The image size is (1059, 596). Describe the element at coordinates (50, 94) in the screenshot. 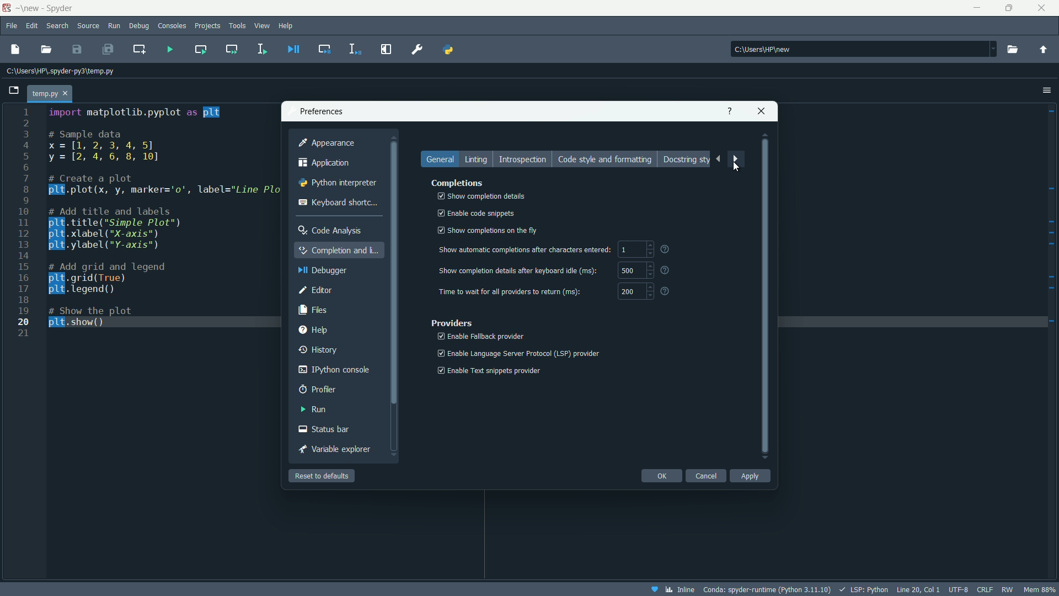

I see `file tab` at that location.